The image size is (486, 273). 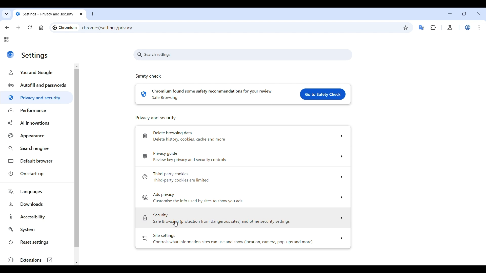 What do you see at coordinates (7, 28) in the screenshot?
I see `Go back` at bounding box center [7, 28].